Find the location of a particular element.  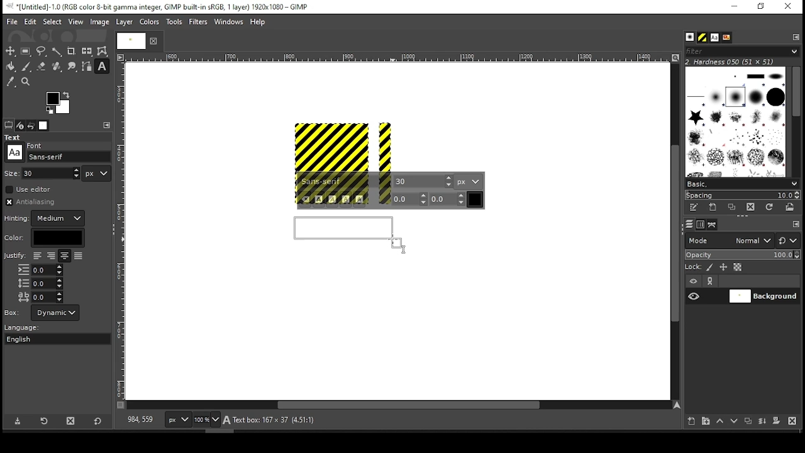

close window is located at coordinates (787, 7).